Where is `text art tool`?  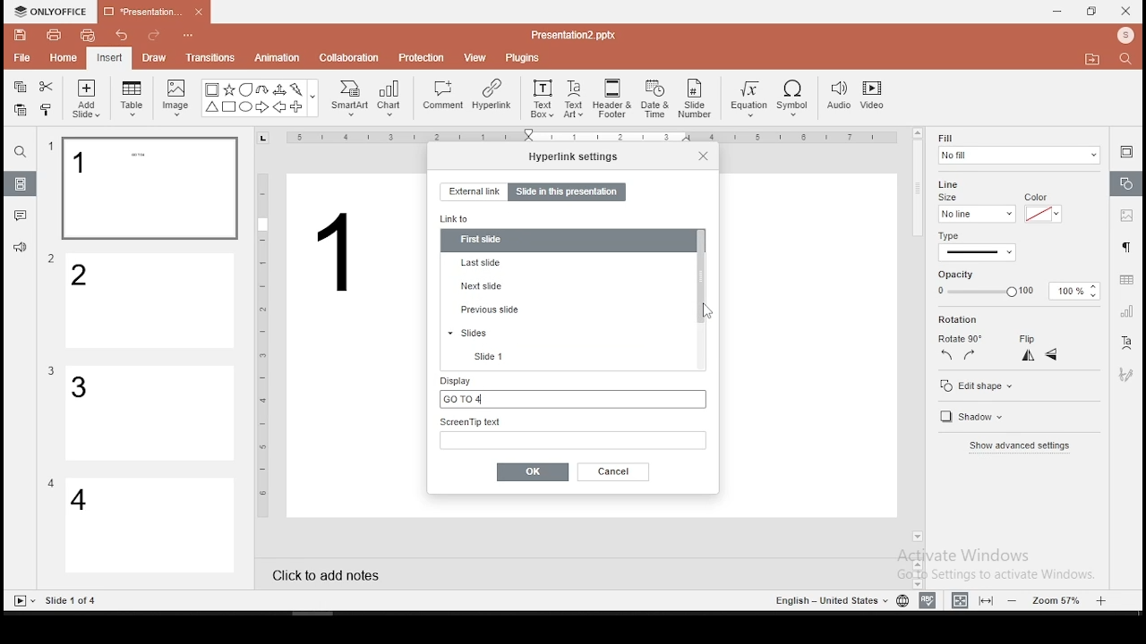 text art tool is located at coordinates (1125, 343).